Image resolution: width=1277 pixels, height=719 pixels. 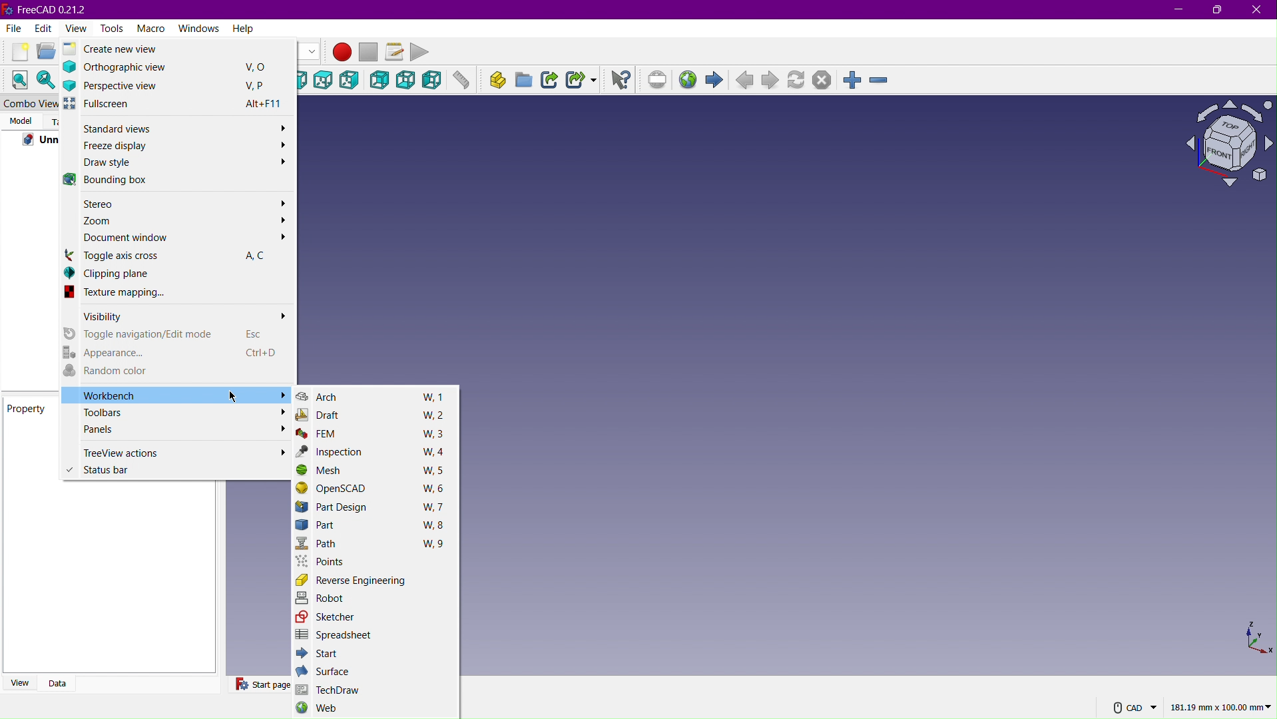 What do you see at coordinates (620, 82) in the screenshot?
I see `What's this?` at bounding box center [620, 82].